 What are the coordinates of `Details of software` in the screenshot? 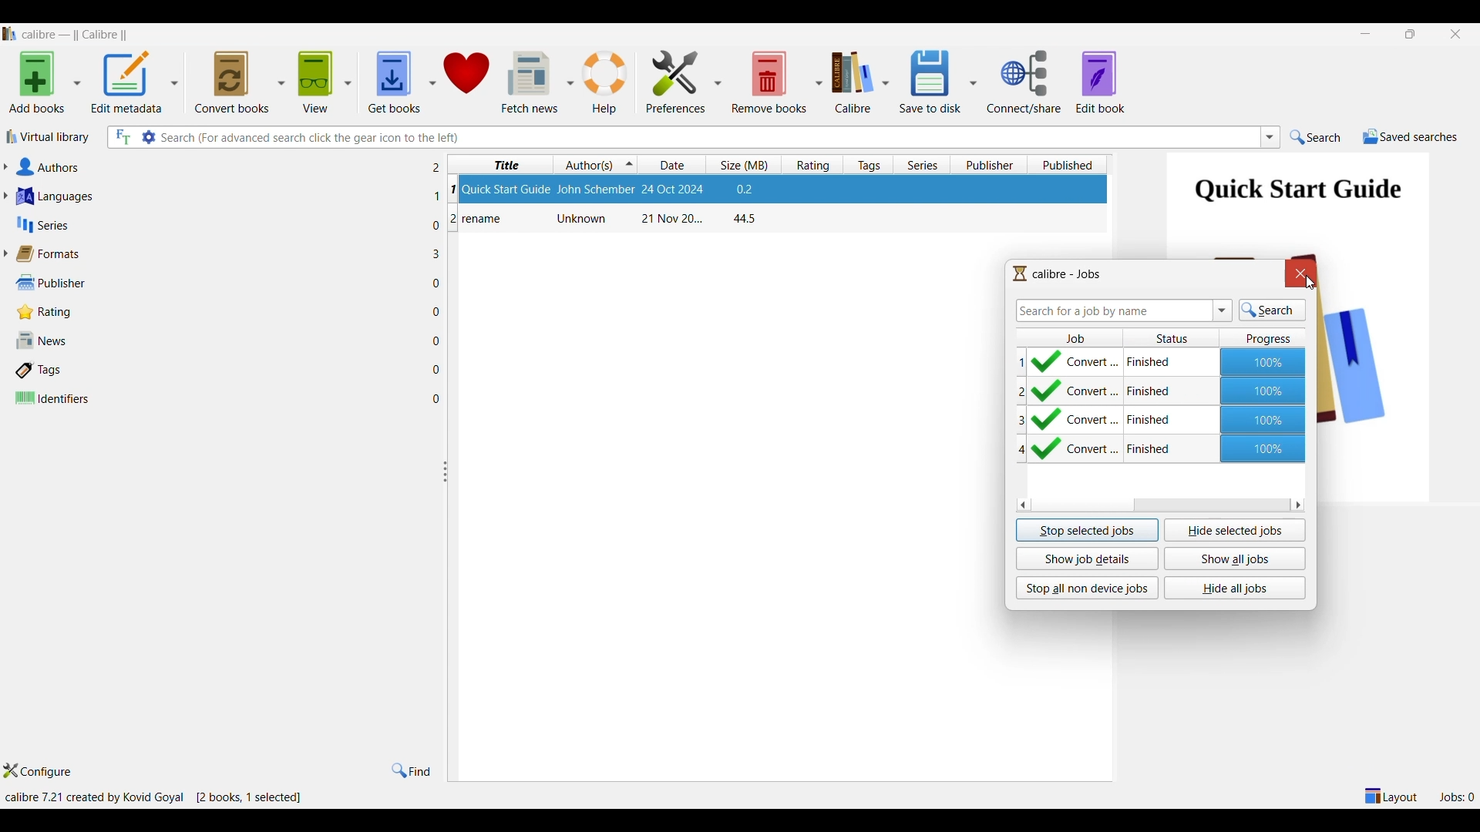 It's located at (153, 797).